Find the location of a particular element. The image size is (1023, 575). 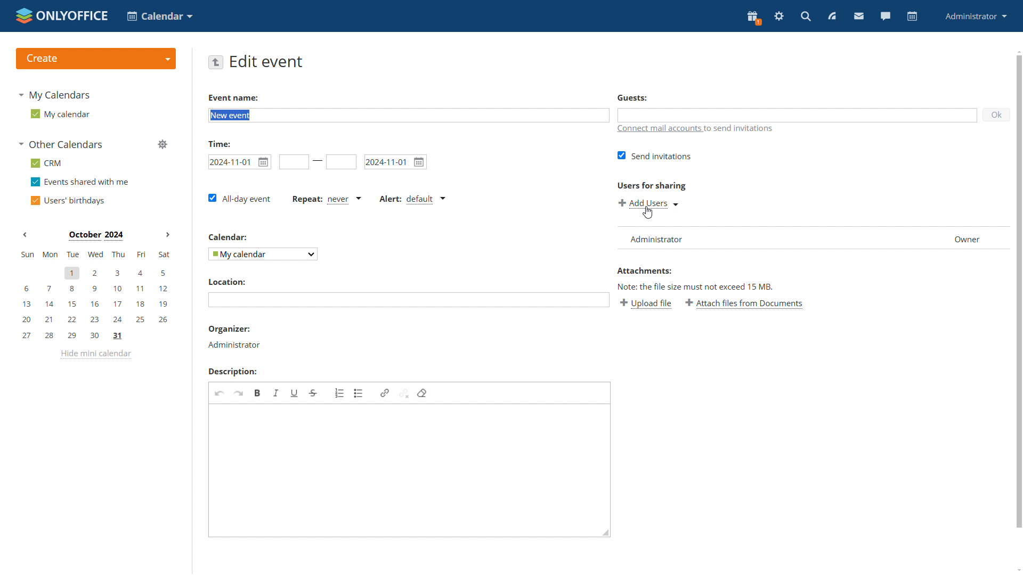

scrollbar is located at coordinates (1019, 292).